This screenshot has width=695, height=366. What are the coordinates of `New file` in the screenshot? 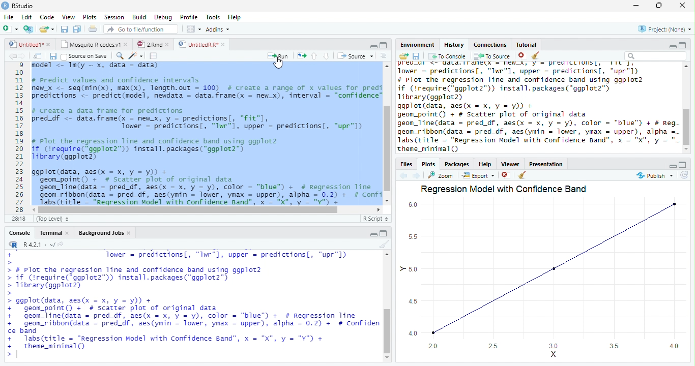 It's located at (10, 29).